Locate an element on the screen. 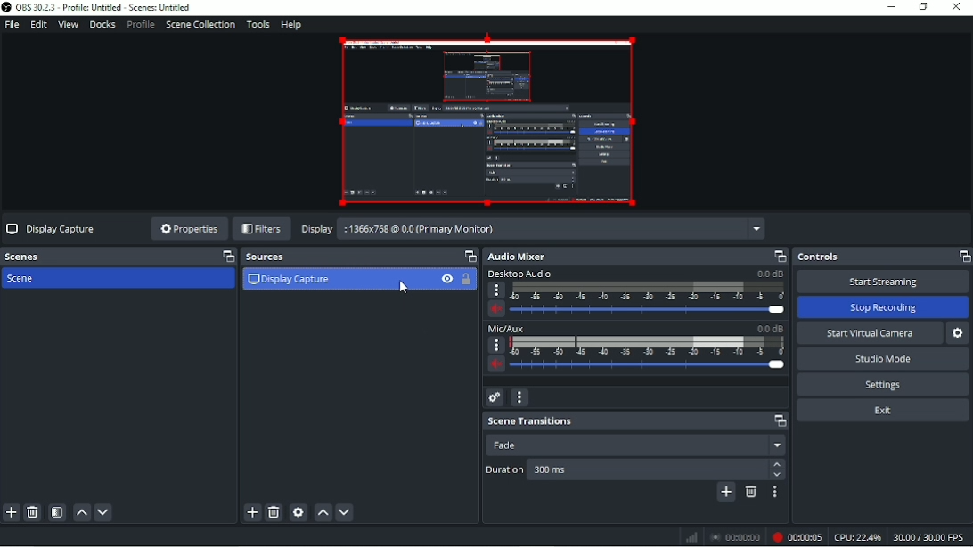  Audio mixer is located at coordinates (636, 256).